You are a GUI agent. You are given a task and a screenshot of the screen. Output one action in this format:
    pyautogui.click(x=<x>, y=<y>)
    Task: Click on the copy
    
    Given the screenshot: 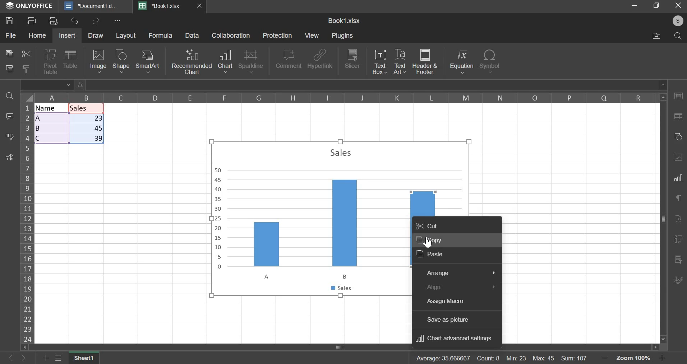 What is the action you would take?
    pyautogui.click(x=9, y=54)
    